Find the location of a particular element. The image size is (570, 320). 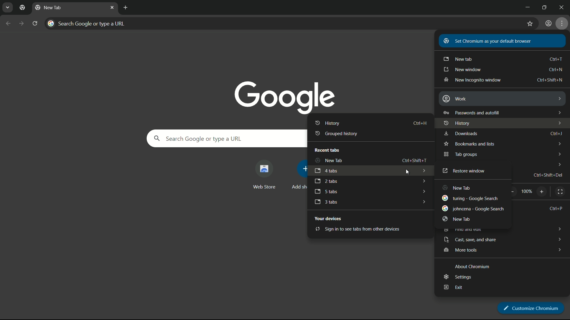

johncena - google search is located at coordinates (473, 209).